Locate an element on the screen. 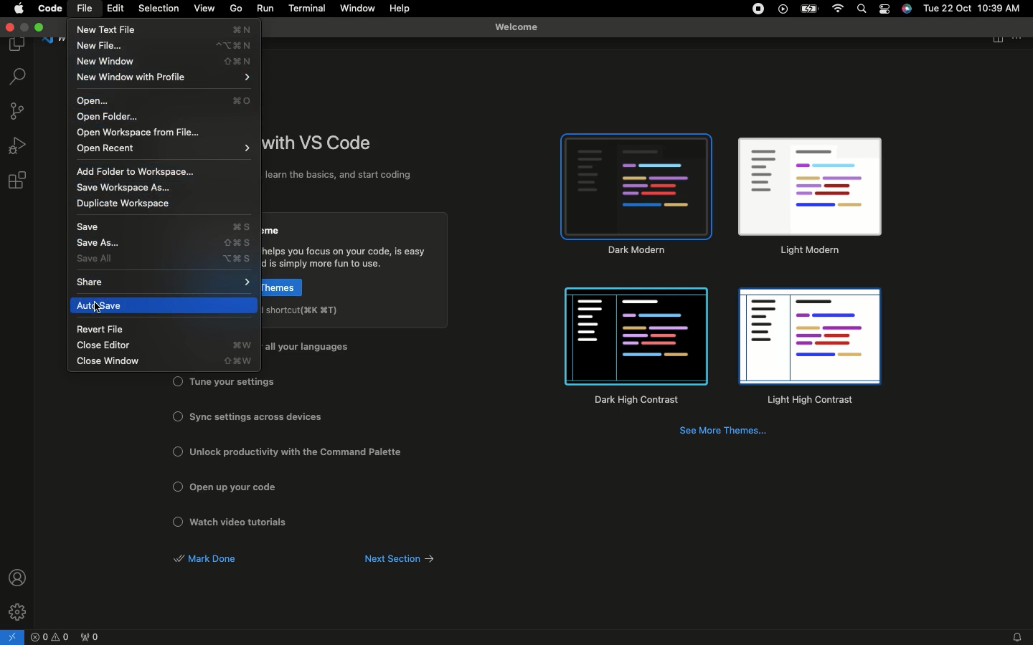 Image resolution: width=1033 pixels, height=645 pixels. New file is located at coordinates (165, 47).